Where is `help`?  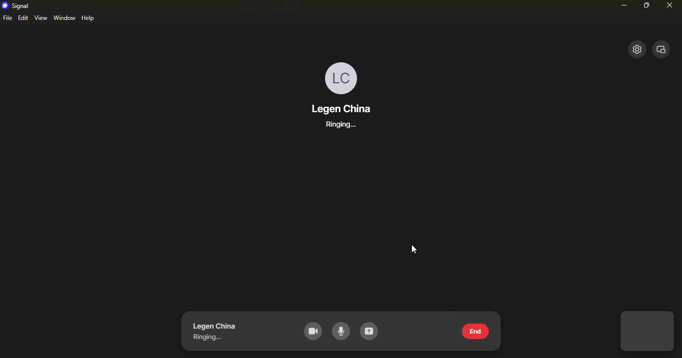 help is located at coordinates (89, 18).